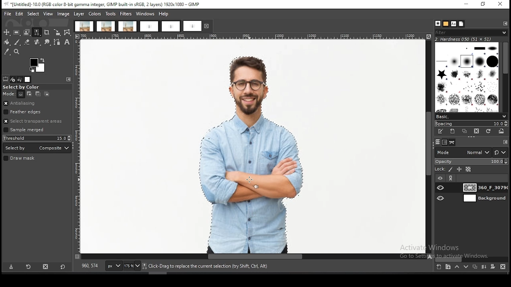  Describe the element at coordinates (37, 138) in the screenshot. I see `threshold` at that location.